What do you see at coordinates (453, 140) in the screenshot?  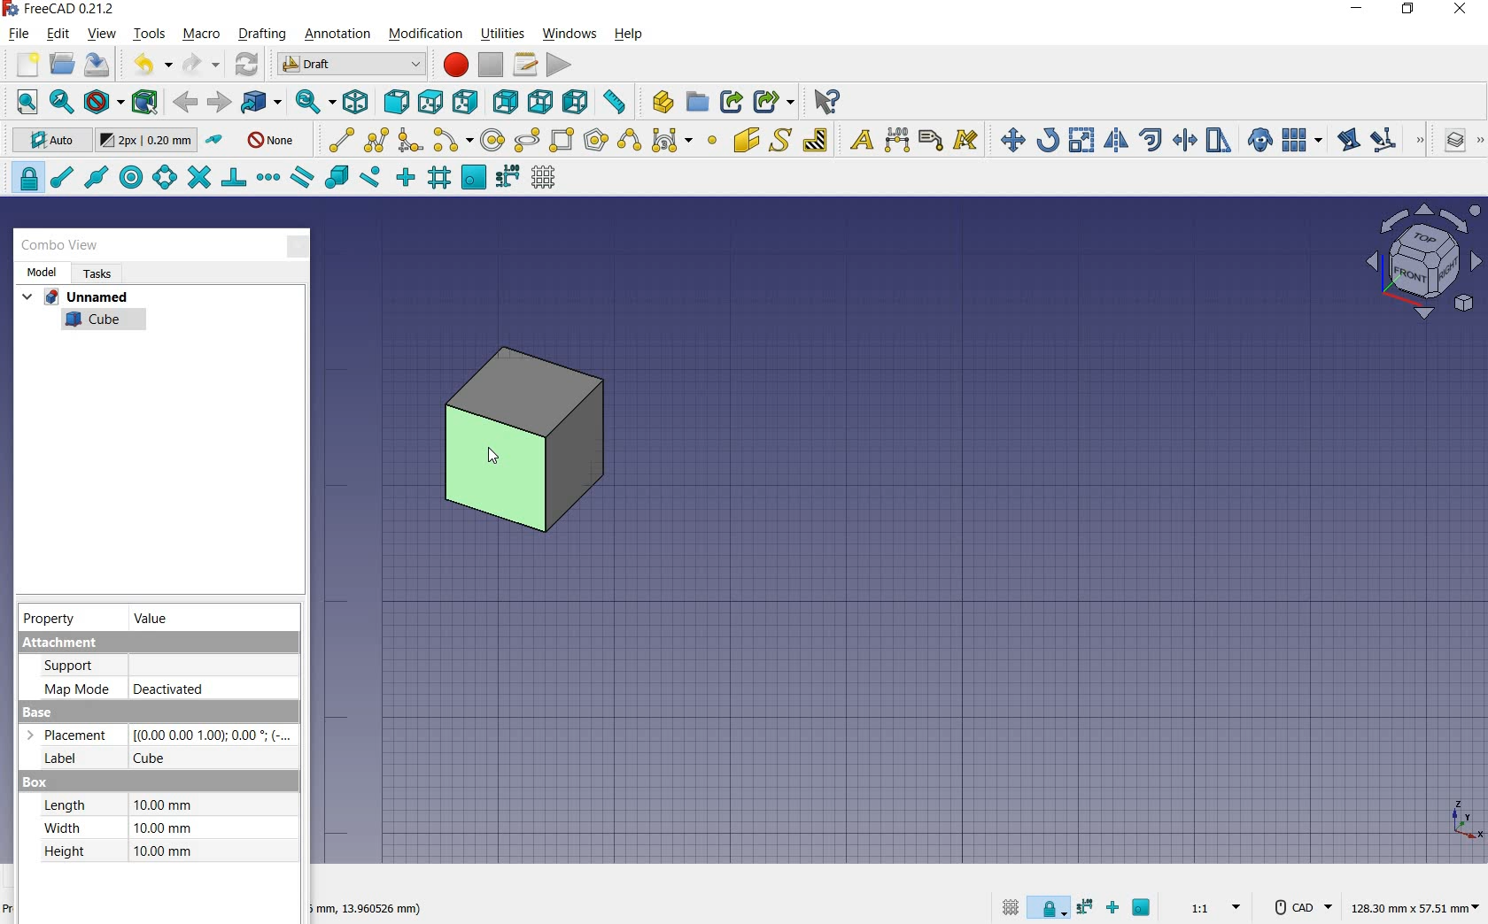 I see `arc tools` at bounding box center [453, 140].